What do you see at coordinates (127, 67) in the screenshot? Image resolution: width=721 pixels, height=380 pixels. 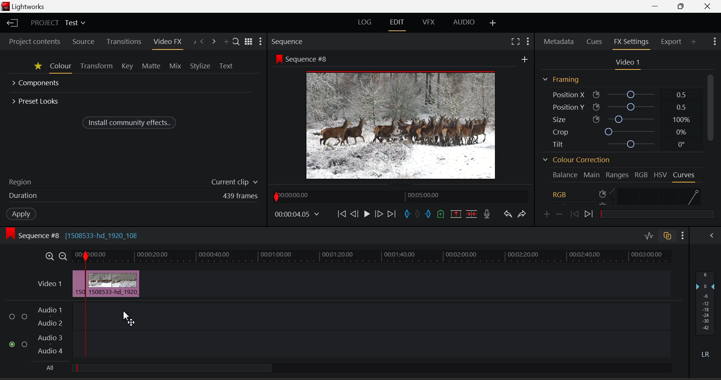 I see `Key` at bounding box center [127, 67].